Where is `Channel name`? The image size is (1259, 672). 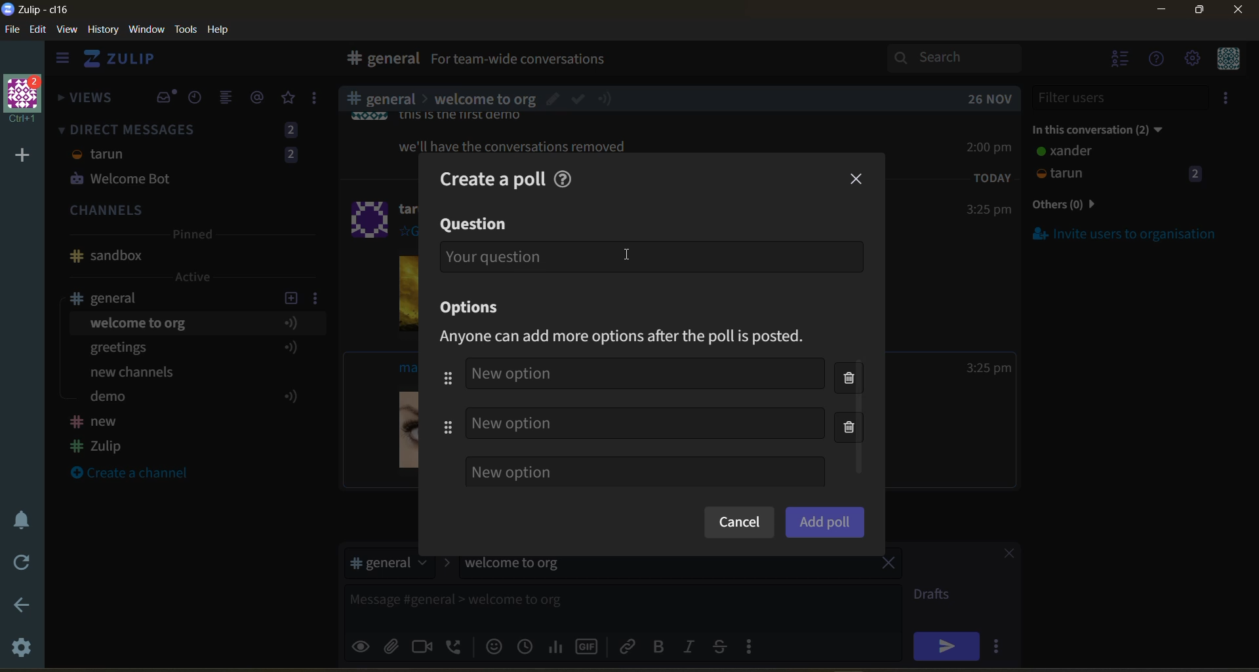 Channel name is located at coordinates (106, 256).